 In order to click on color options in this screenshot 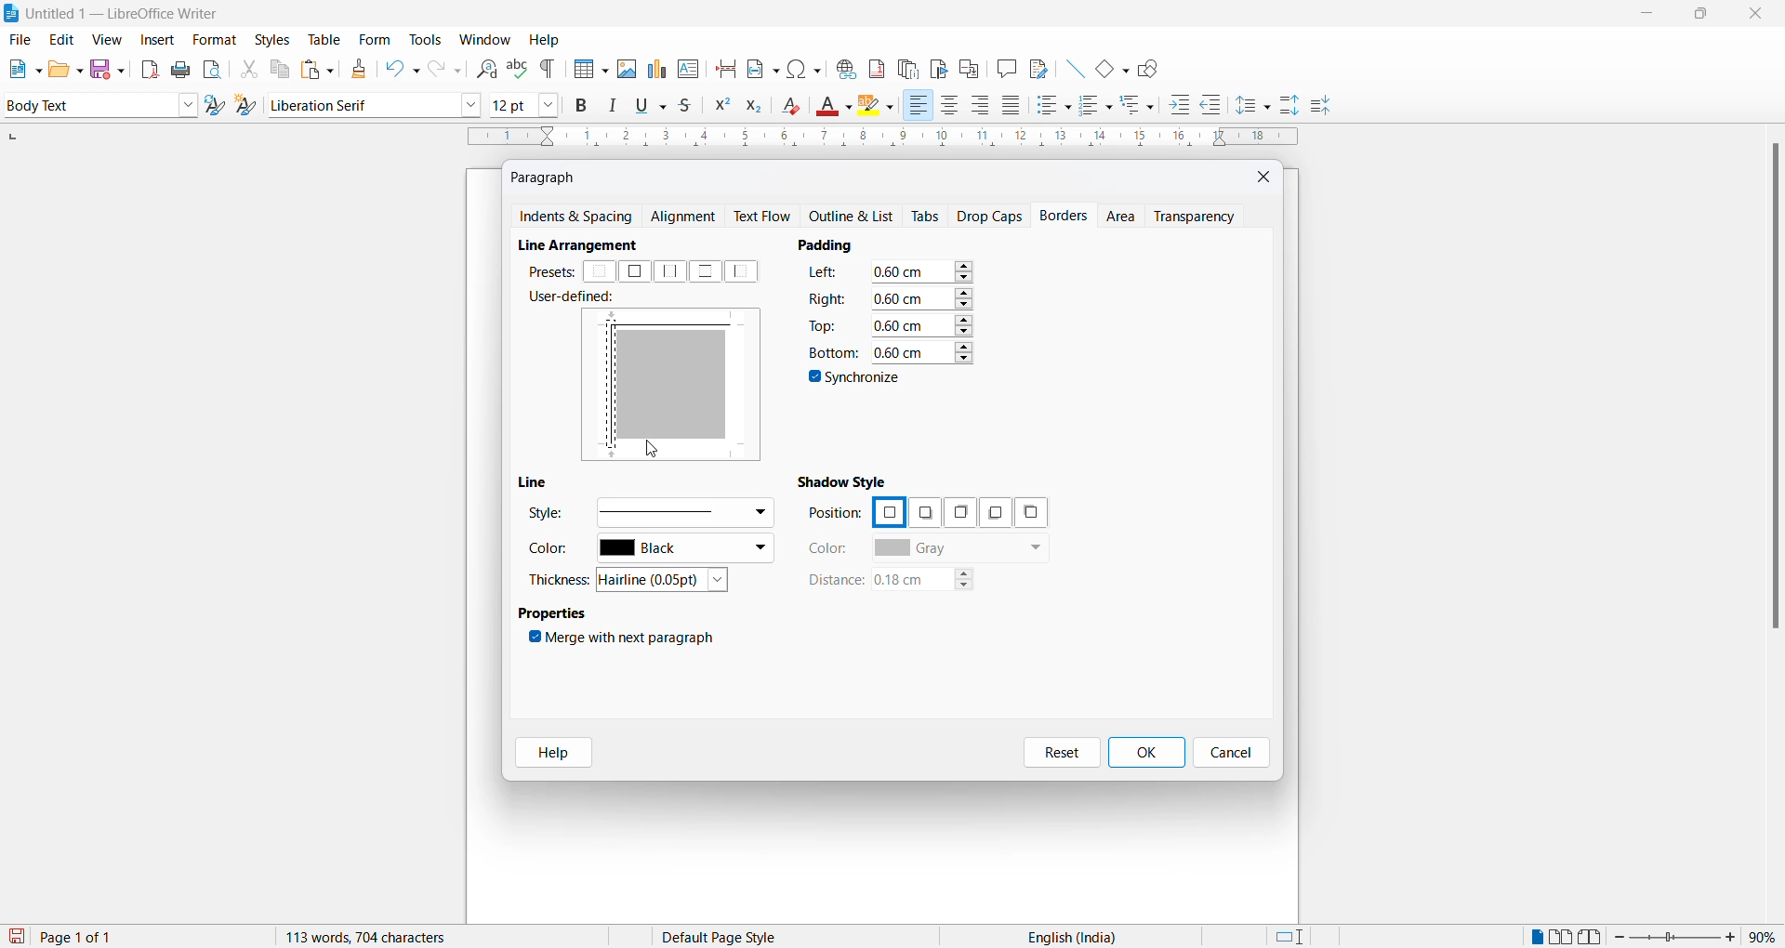, I will do `click(960, 549)`.